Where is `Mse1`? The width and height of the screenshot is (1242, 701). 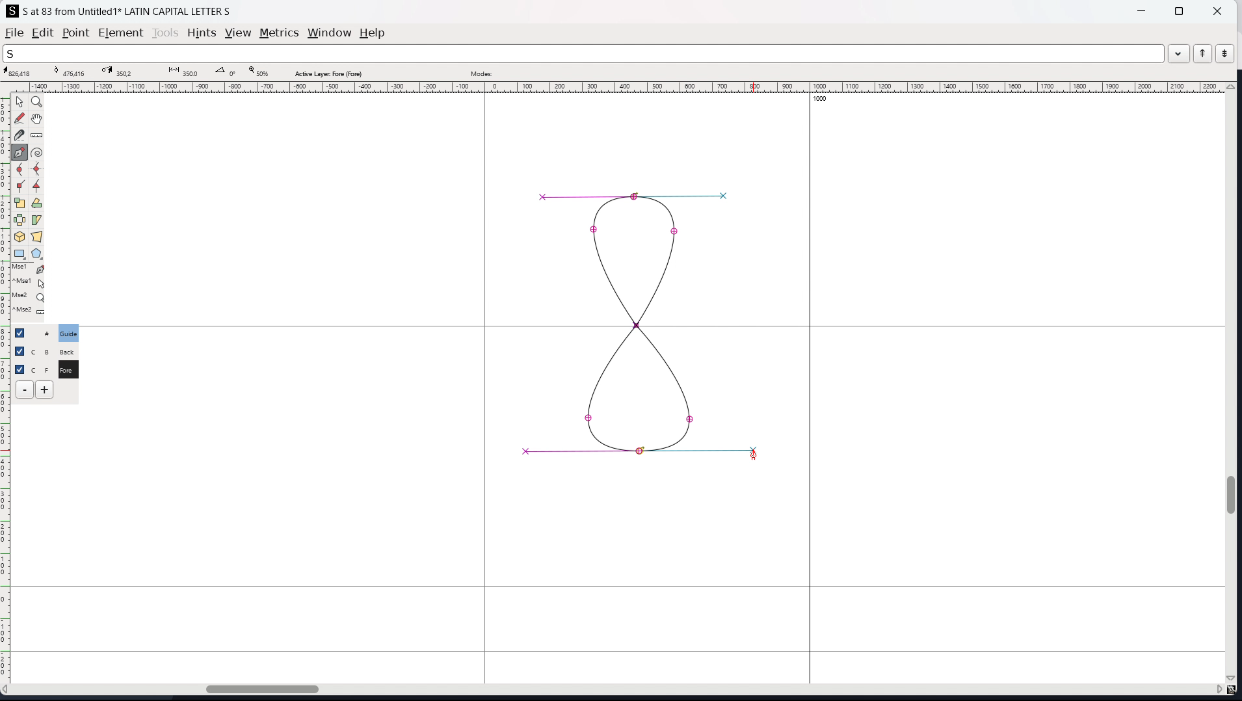
Mse1 is located at coordinates (29, 269).